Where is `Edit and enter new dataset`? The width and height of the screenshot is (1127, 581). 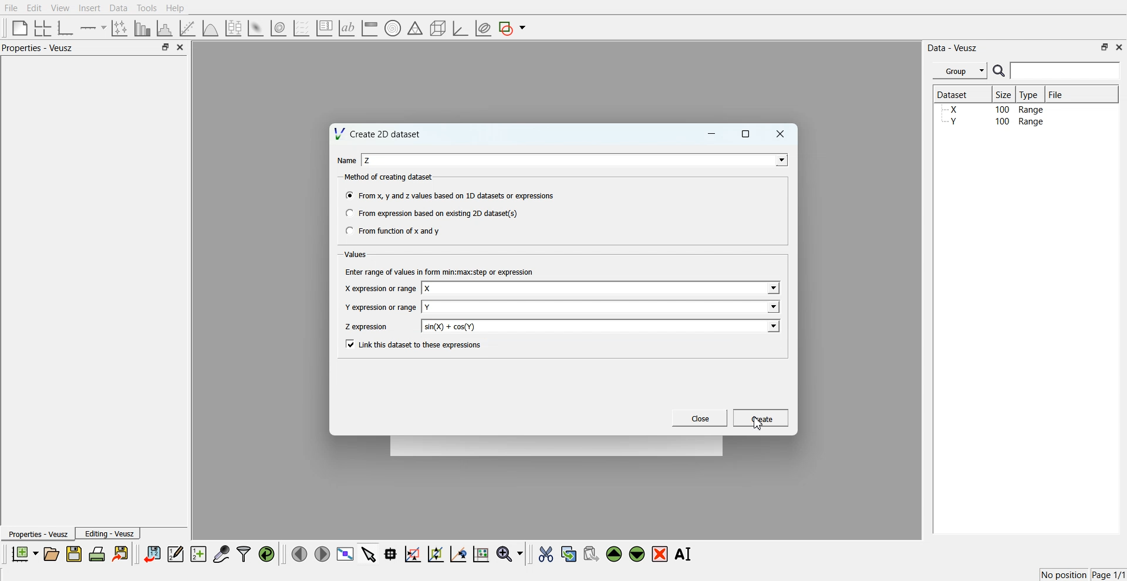 Edit and enter new dataset is located at coordinates (175, 553).